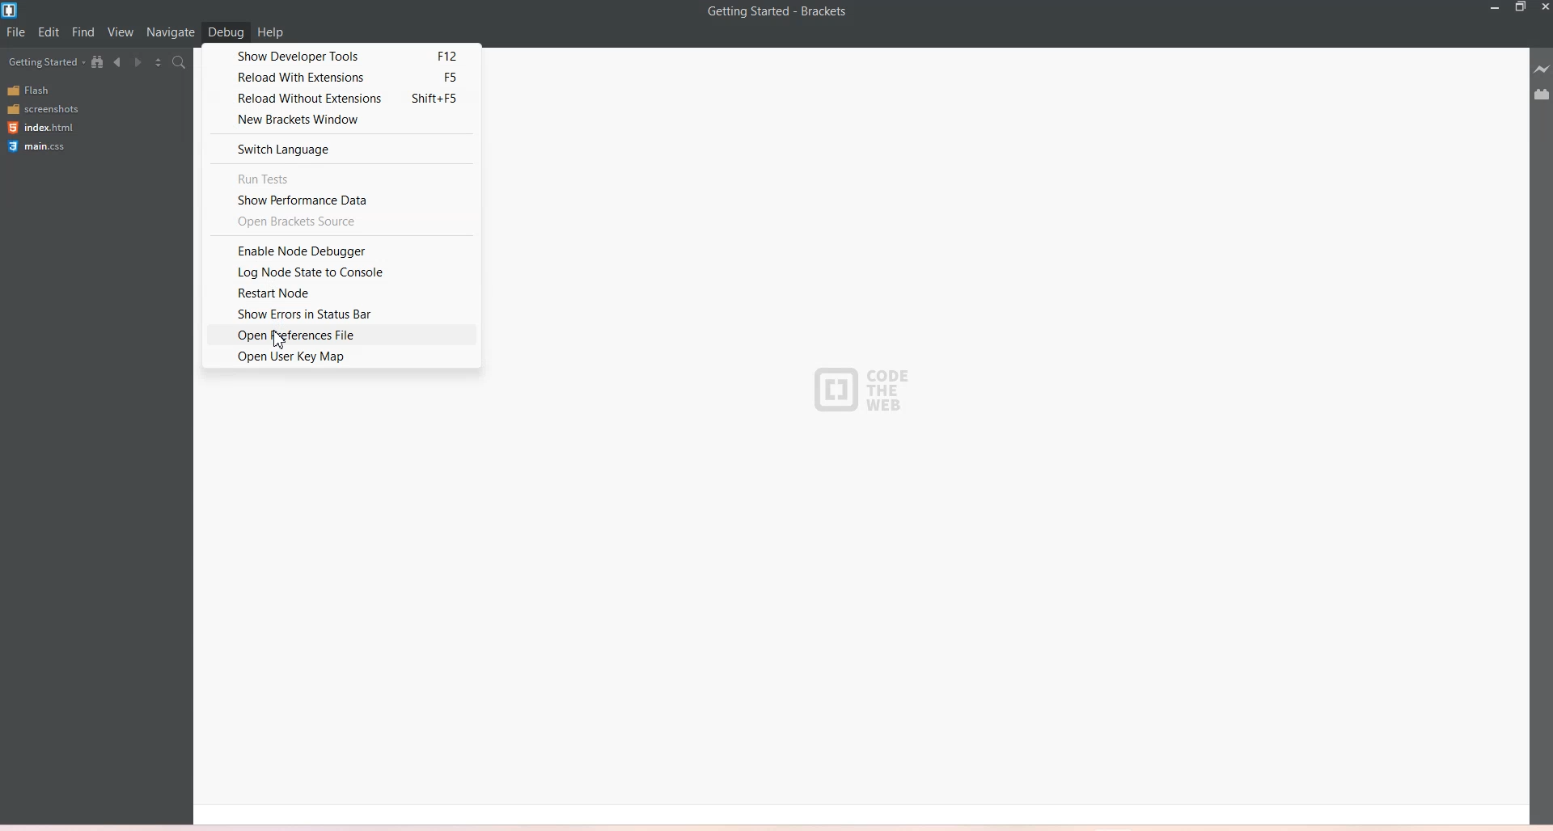  I want to click on Bracket log, so click(11, 11).